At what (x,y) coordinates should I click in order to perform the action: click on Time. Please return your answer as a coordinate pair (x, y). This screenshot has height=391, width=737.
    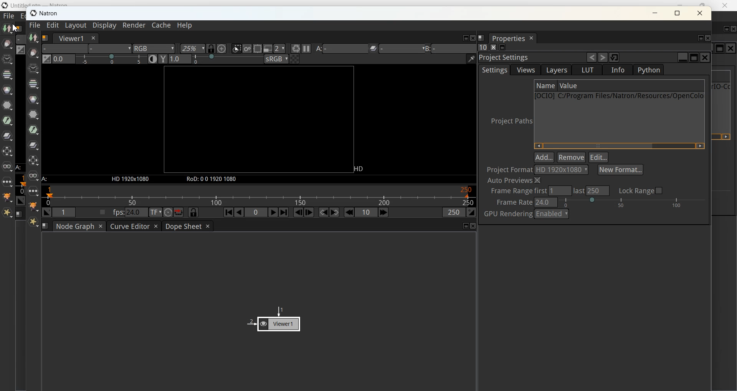
    Looking at the image, I should click on (7, 59).